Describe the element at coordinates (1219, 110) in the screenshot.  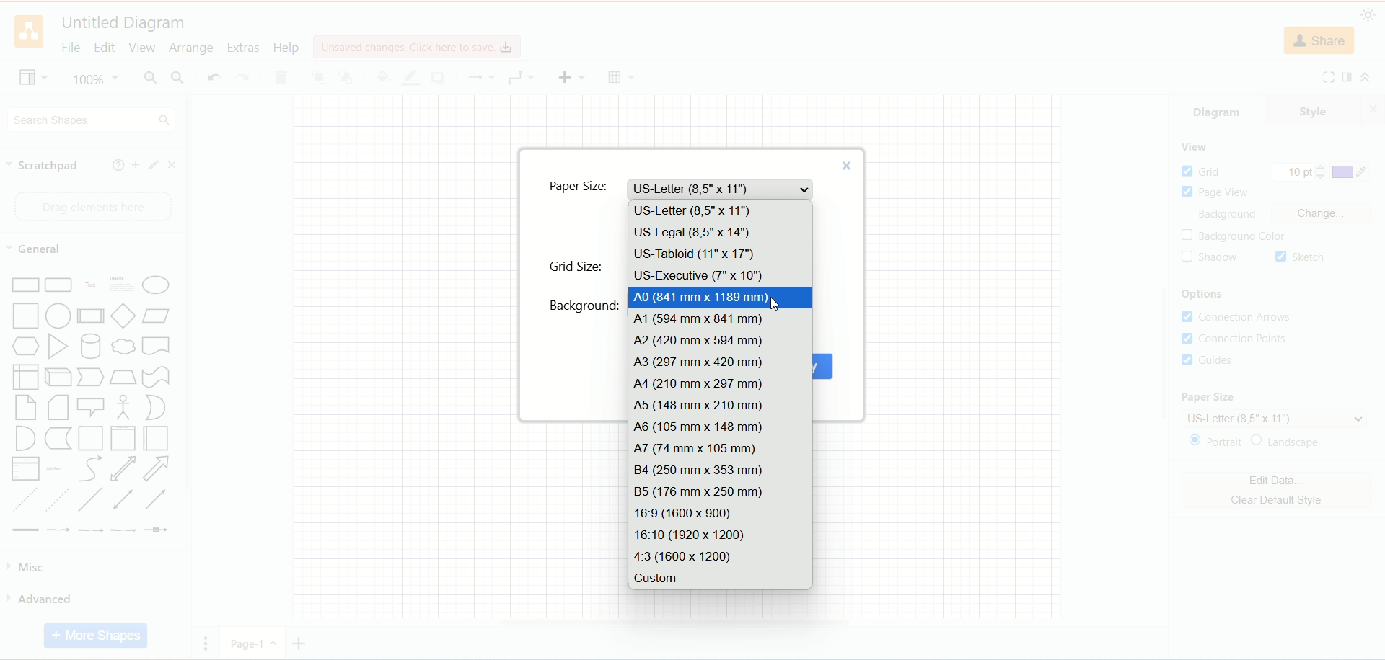
I see `diagram` at that location.